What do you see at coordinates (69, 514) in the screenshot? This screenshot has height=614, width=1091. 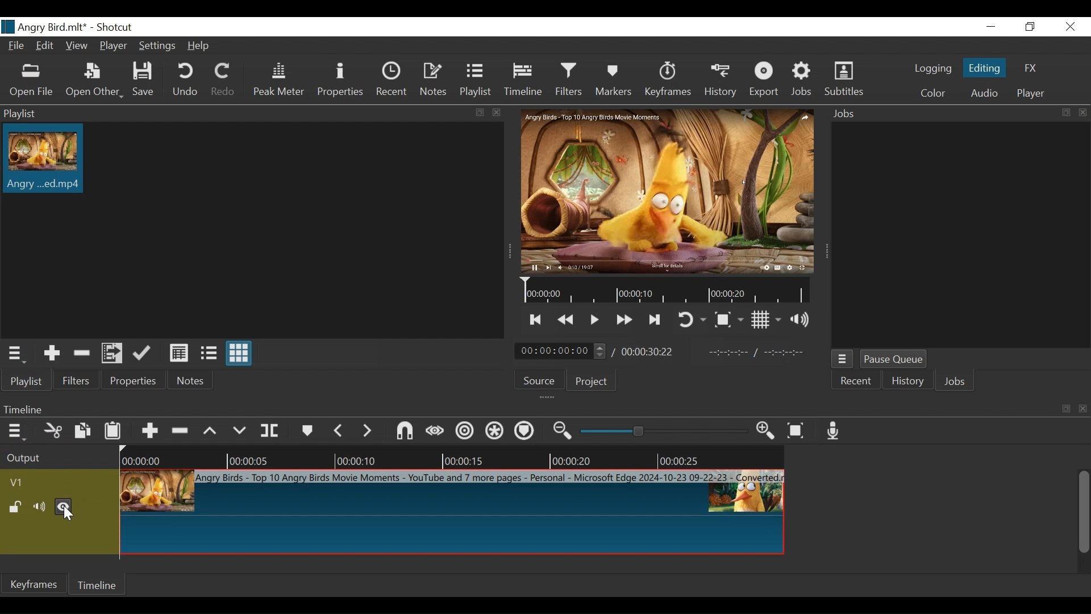 I see `Cursor` at bounding box center [69, 514].